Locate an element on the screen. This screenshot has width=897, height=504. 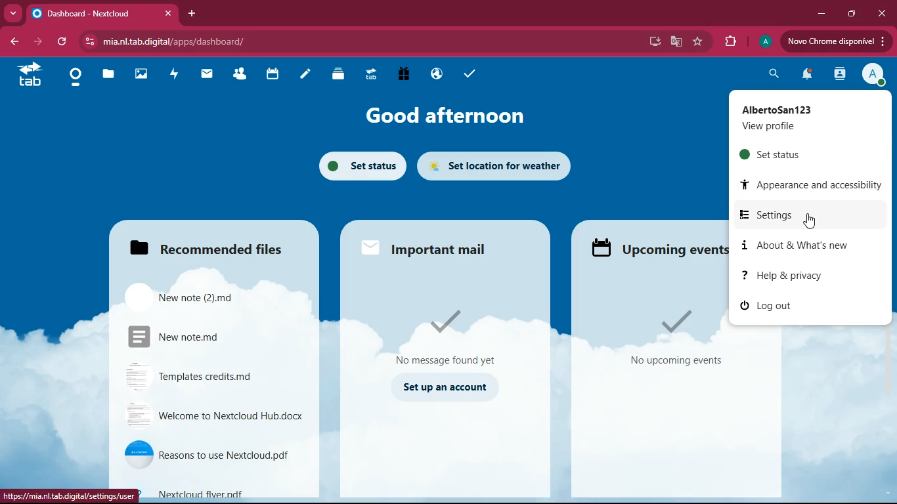
search is located at coordinates (772, 73).